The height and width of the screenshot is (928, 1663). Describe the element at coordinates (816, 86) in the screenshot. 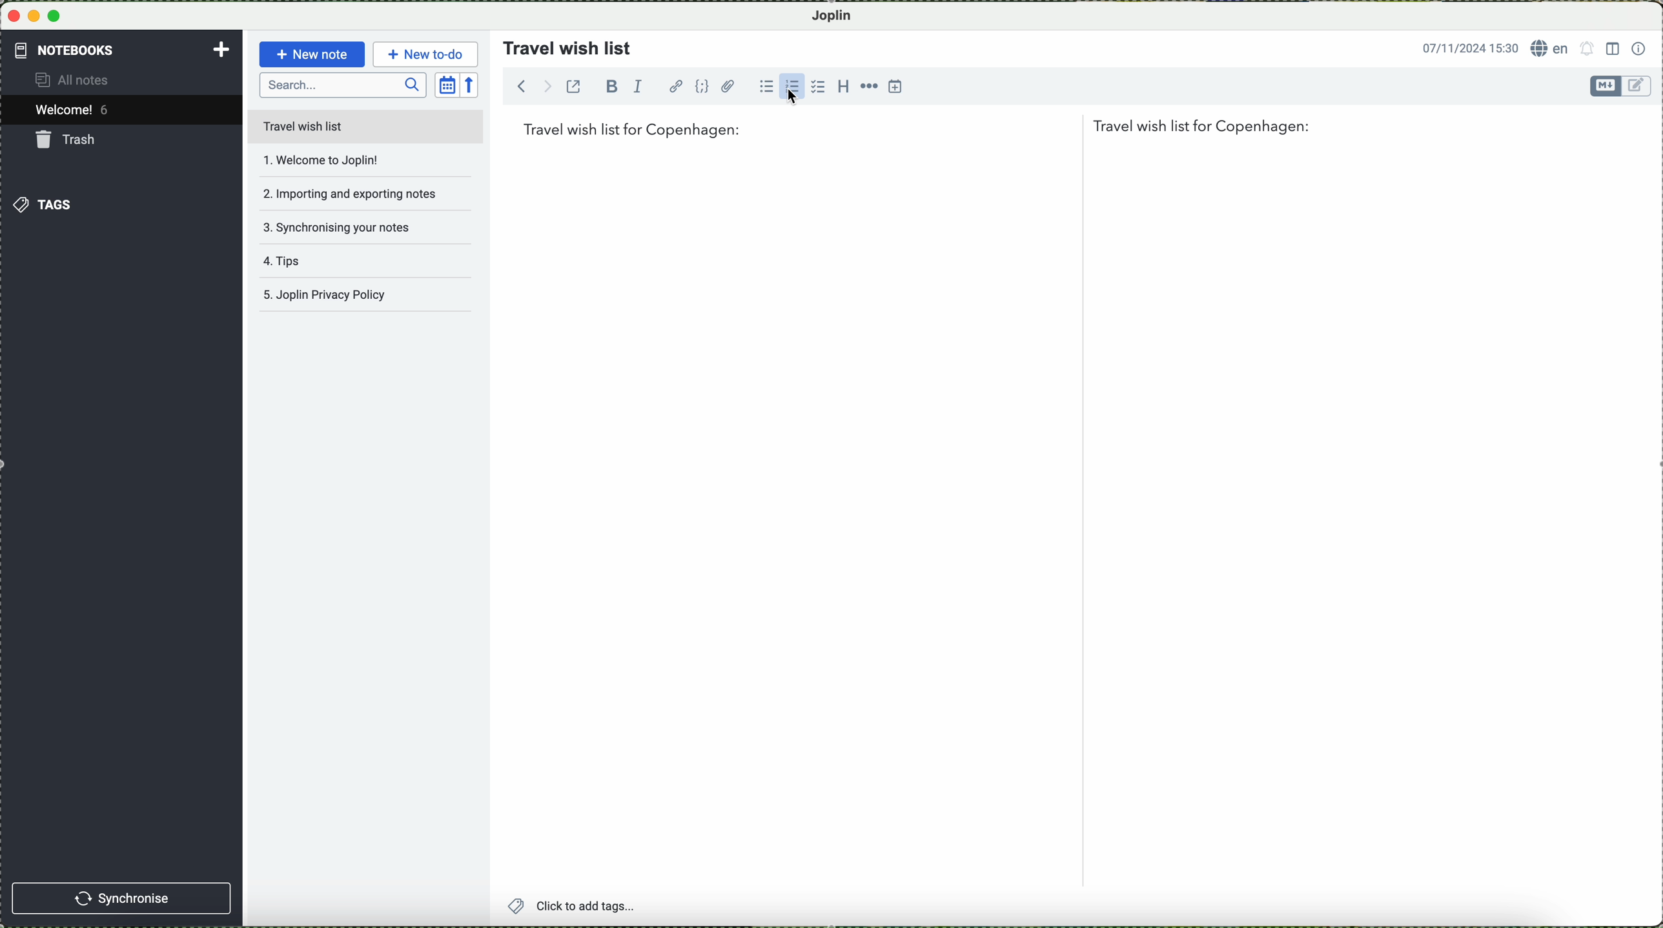

I see `checkbox` at that location.